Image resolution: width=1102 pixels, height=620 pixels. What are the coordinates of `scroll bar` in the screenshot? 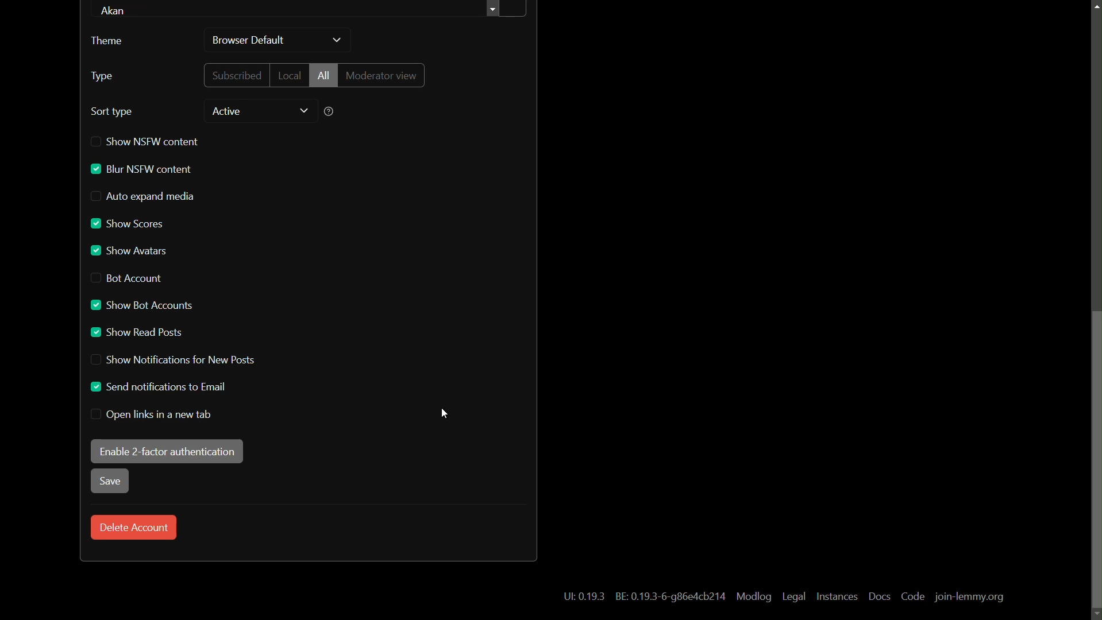 It's located at (1095, 461).